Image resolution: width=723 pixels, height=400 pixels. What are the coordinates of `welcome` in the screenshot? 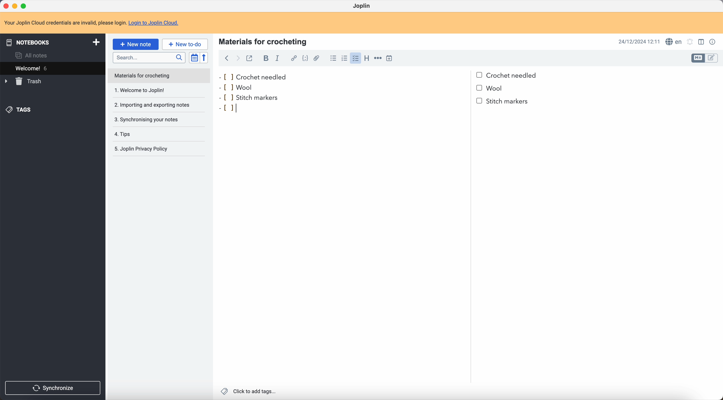 It's located at (52, 68).